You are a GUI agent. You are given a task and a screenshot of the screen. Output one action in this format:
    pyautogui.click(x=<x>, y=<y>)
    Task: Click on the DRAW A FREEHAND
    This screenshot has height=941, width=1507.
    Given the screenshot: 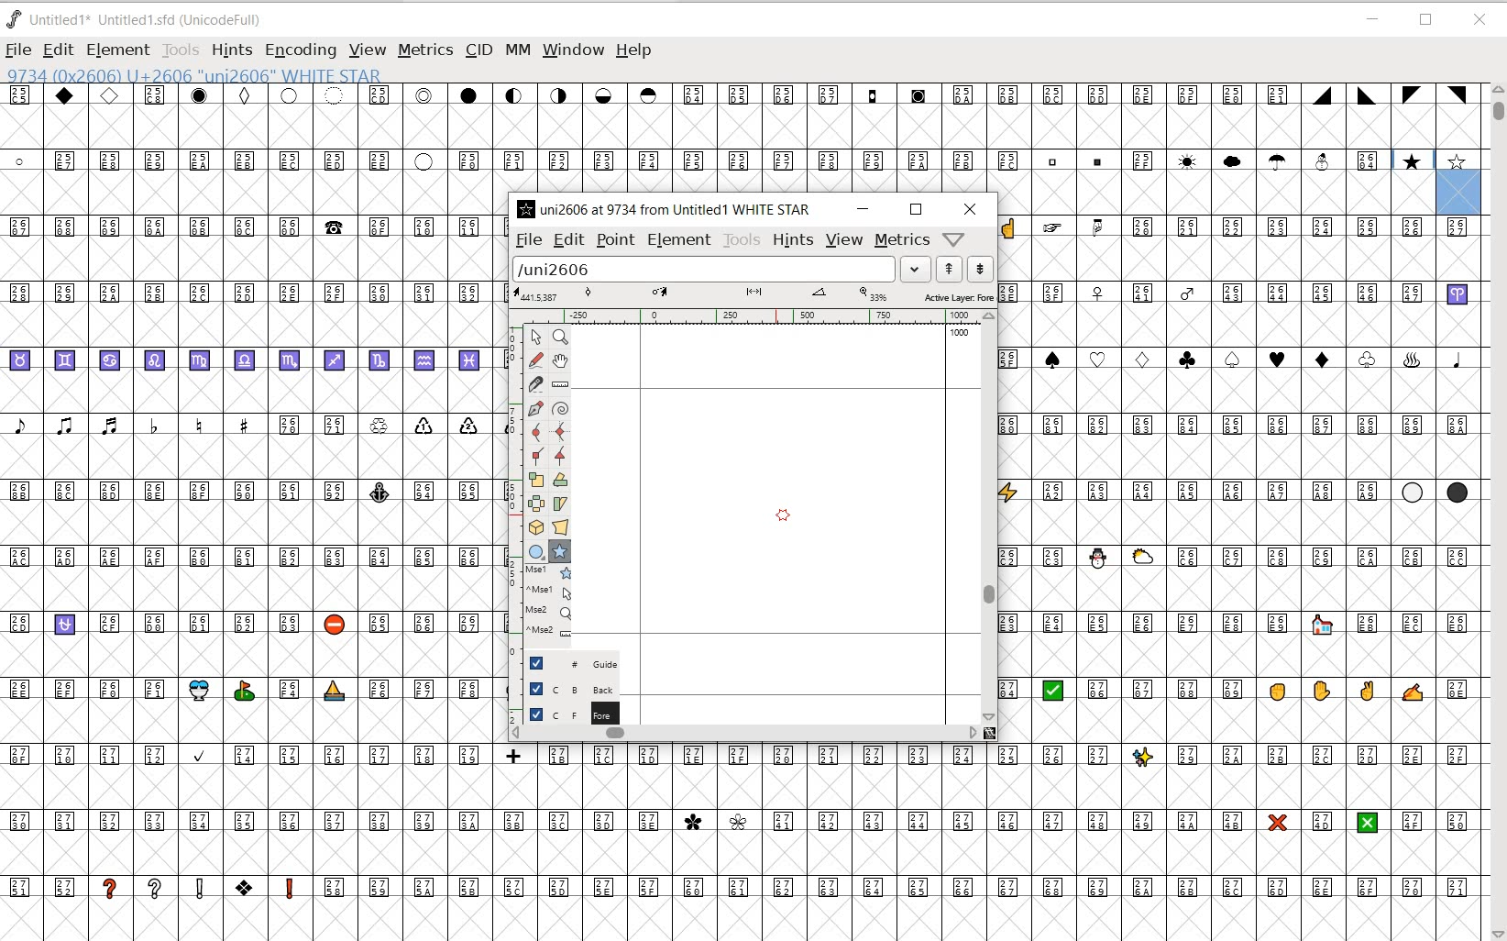 What is the action you would take?
    pyautogui.click(x=535, y=360)
    